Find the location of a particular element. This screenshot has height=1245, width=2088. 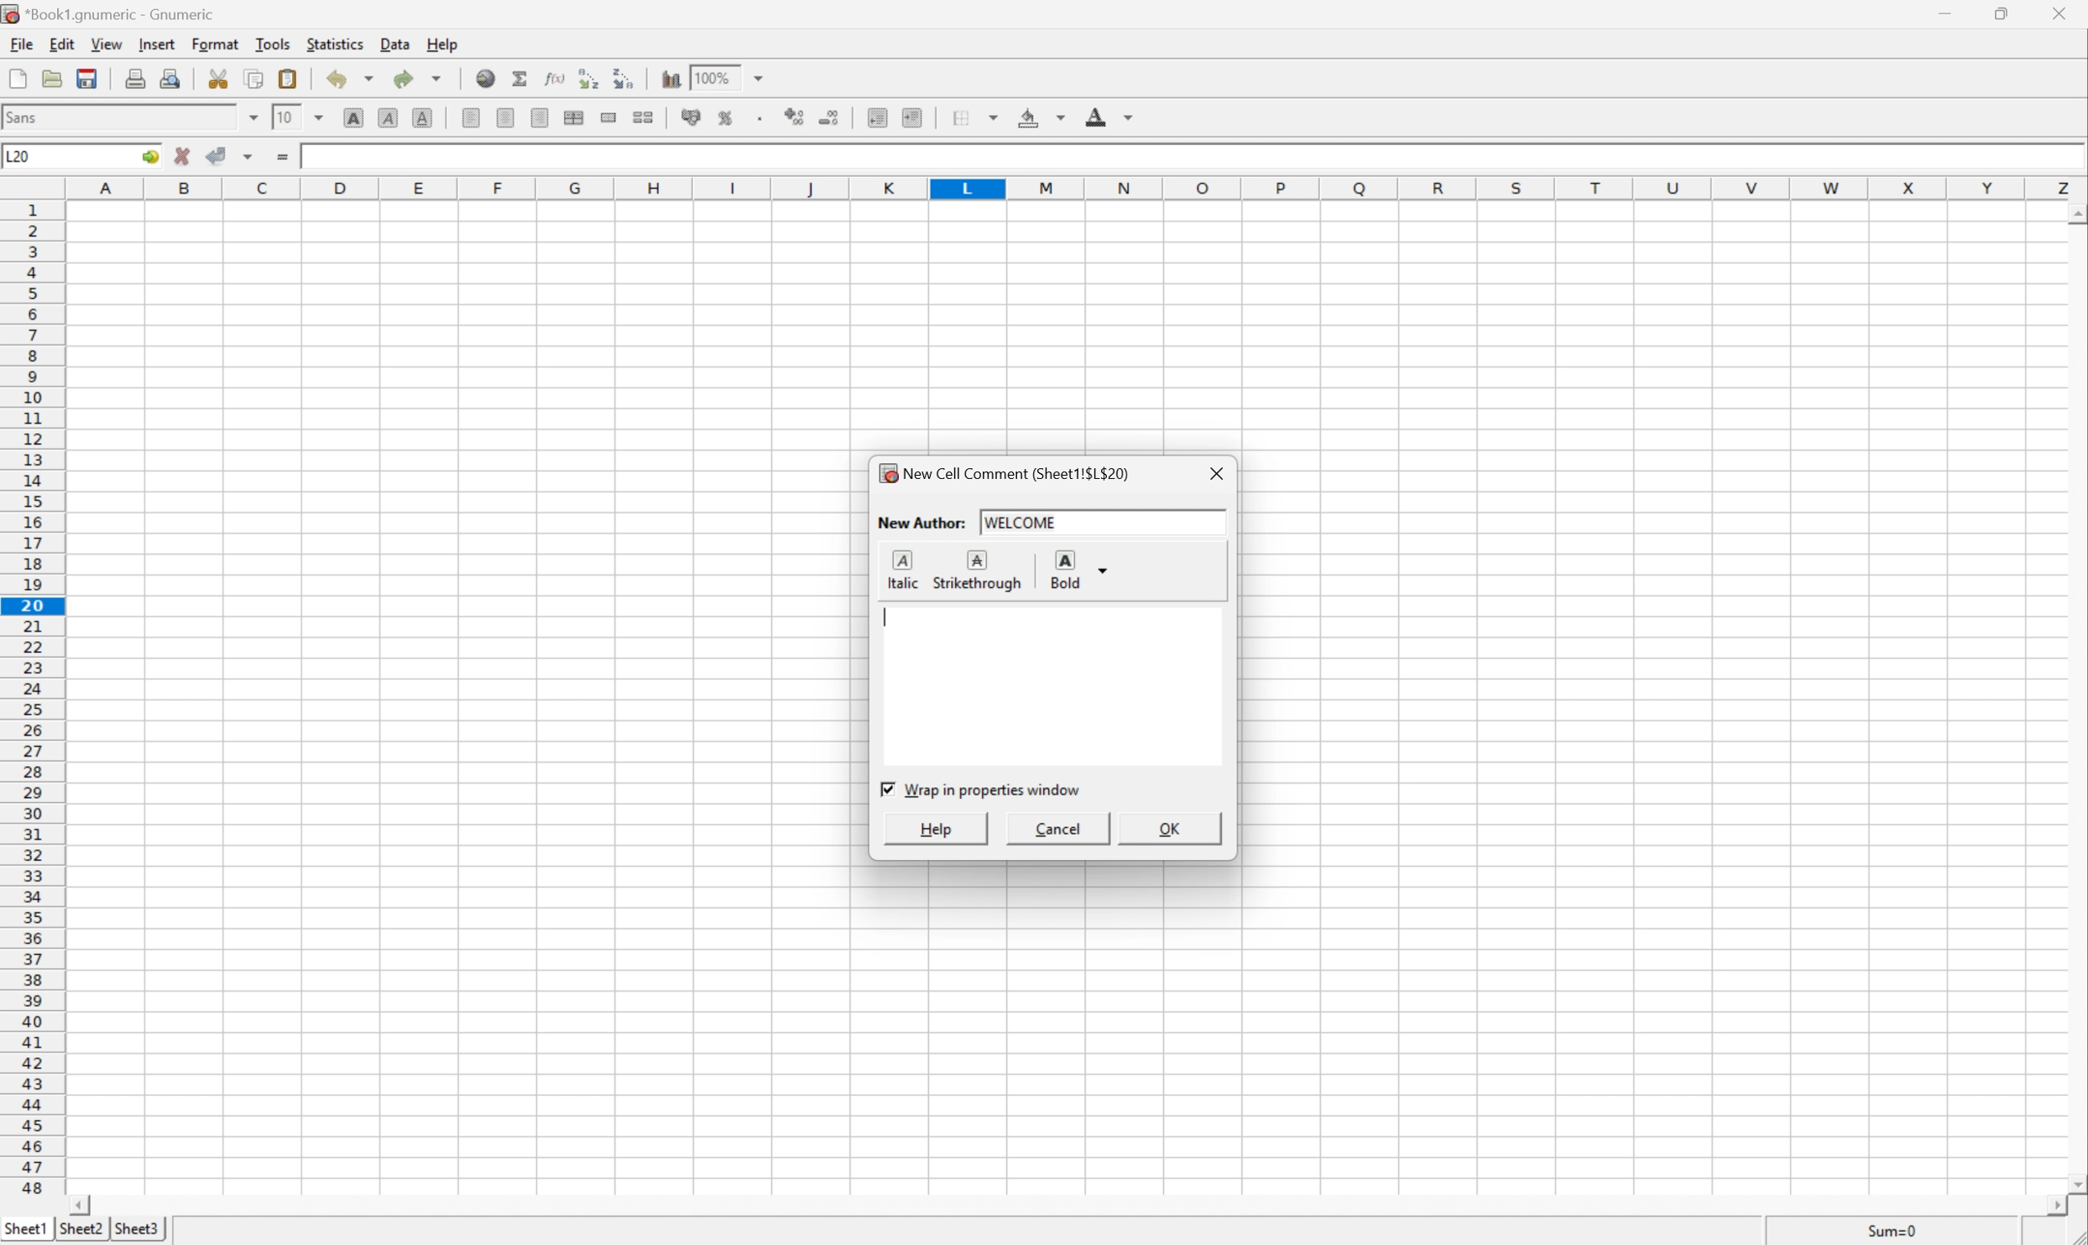

Data is located at coordinates (393, 44).